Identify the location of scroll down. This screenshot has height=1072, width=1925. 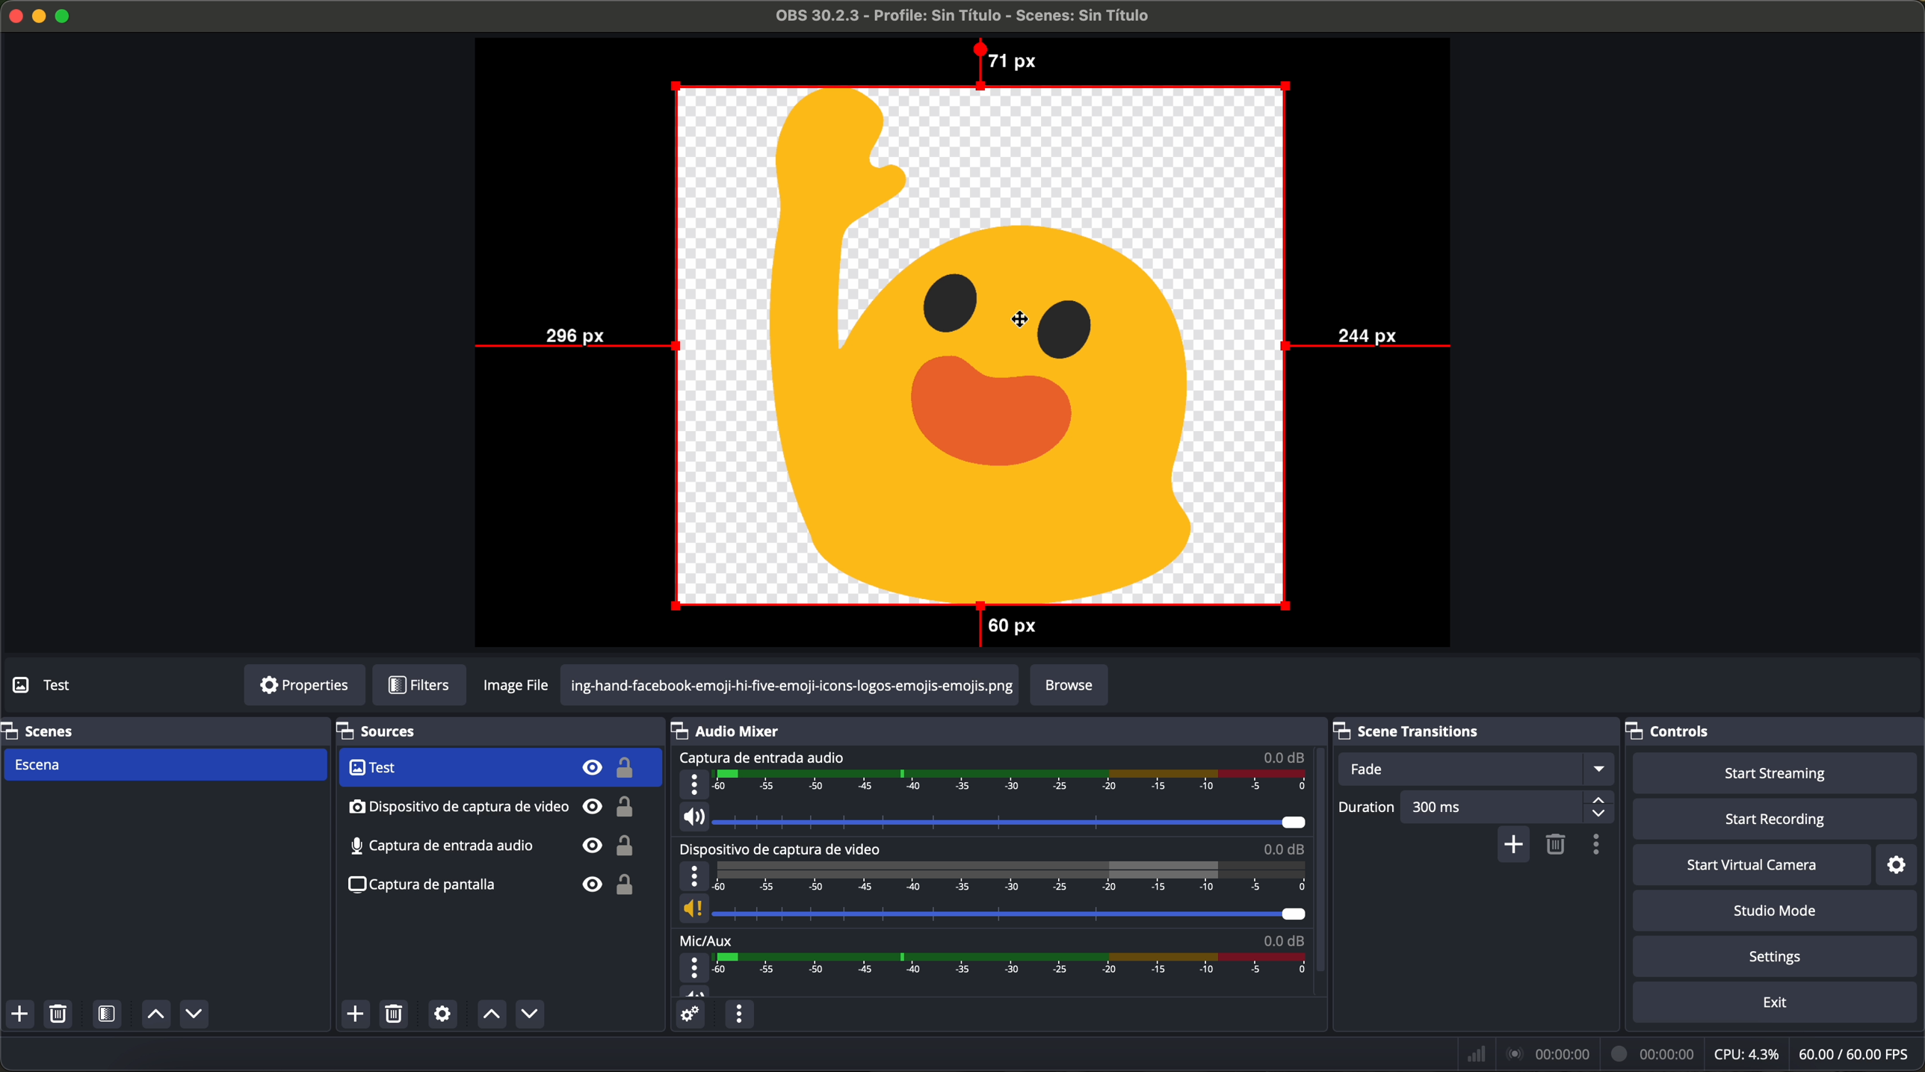
(1322, 845).